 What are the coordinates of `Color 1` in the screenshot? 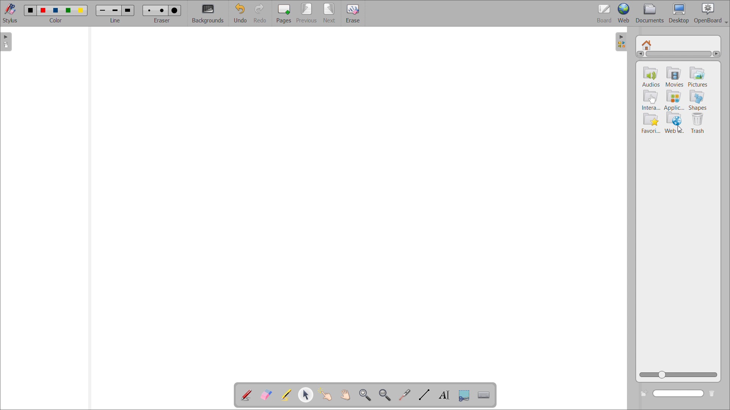 It's located at (30, 10).